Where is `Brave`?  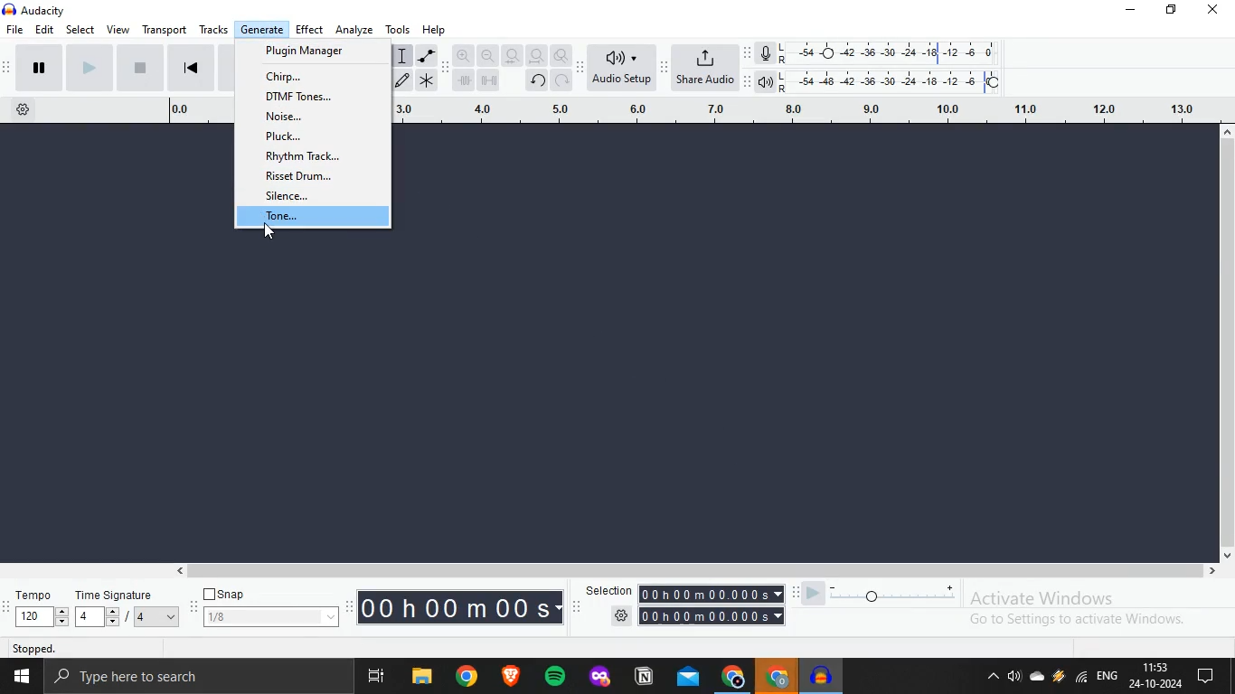 Brave is located at coordinates (514, 676).